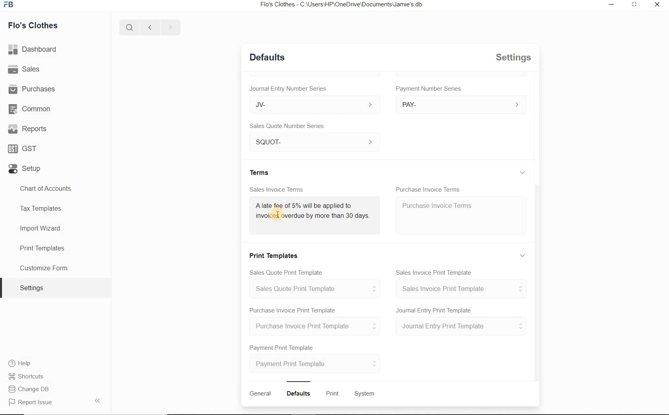 The height and width of the screenshot is (415, 669). What do you see at coordinates (170, 27) in the screenshot?
I see `Next` at bounding box center [170, 27].